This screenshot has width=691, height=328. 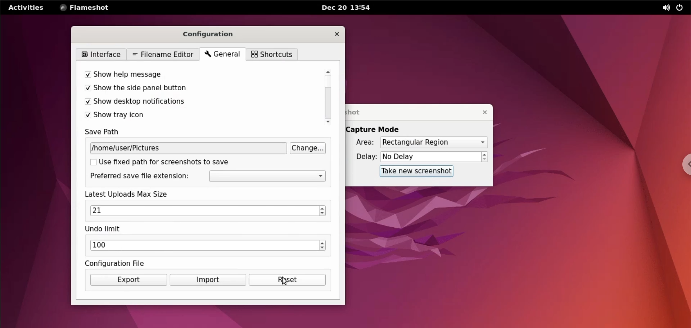 What do you see at coordinates (174, 163) in the screenshot?
I see `use fixed path for screenshots checkbox` at bounding box center [174, 163].